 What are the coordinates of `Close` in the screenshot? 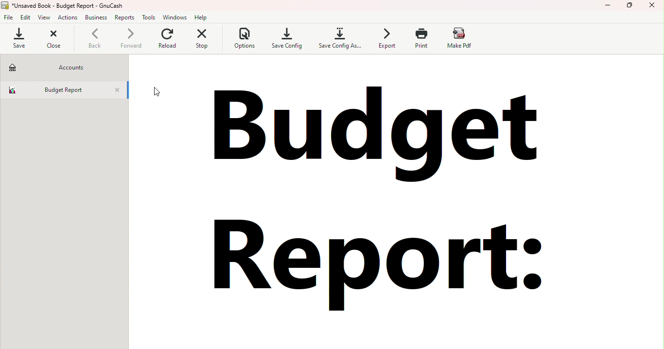 It's located at (652, 7).